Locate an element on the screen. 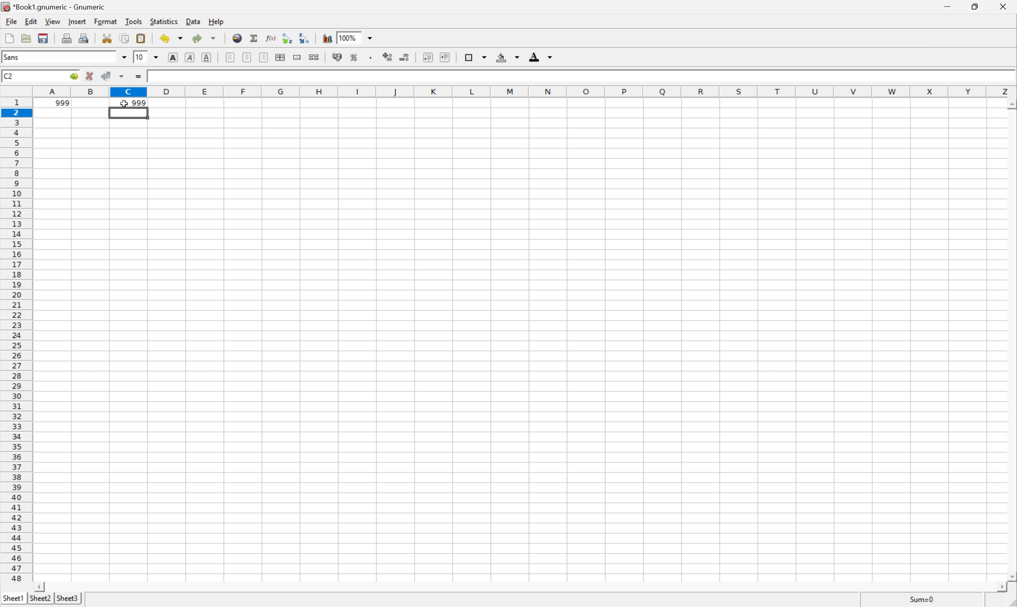 This screenshot has width=1017, height=607. format selection as percentage is located at coordinates (355, 58).